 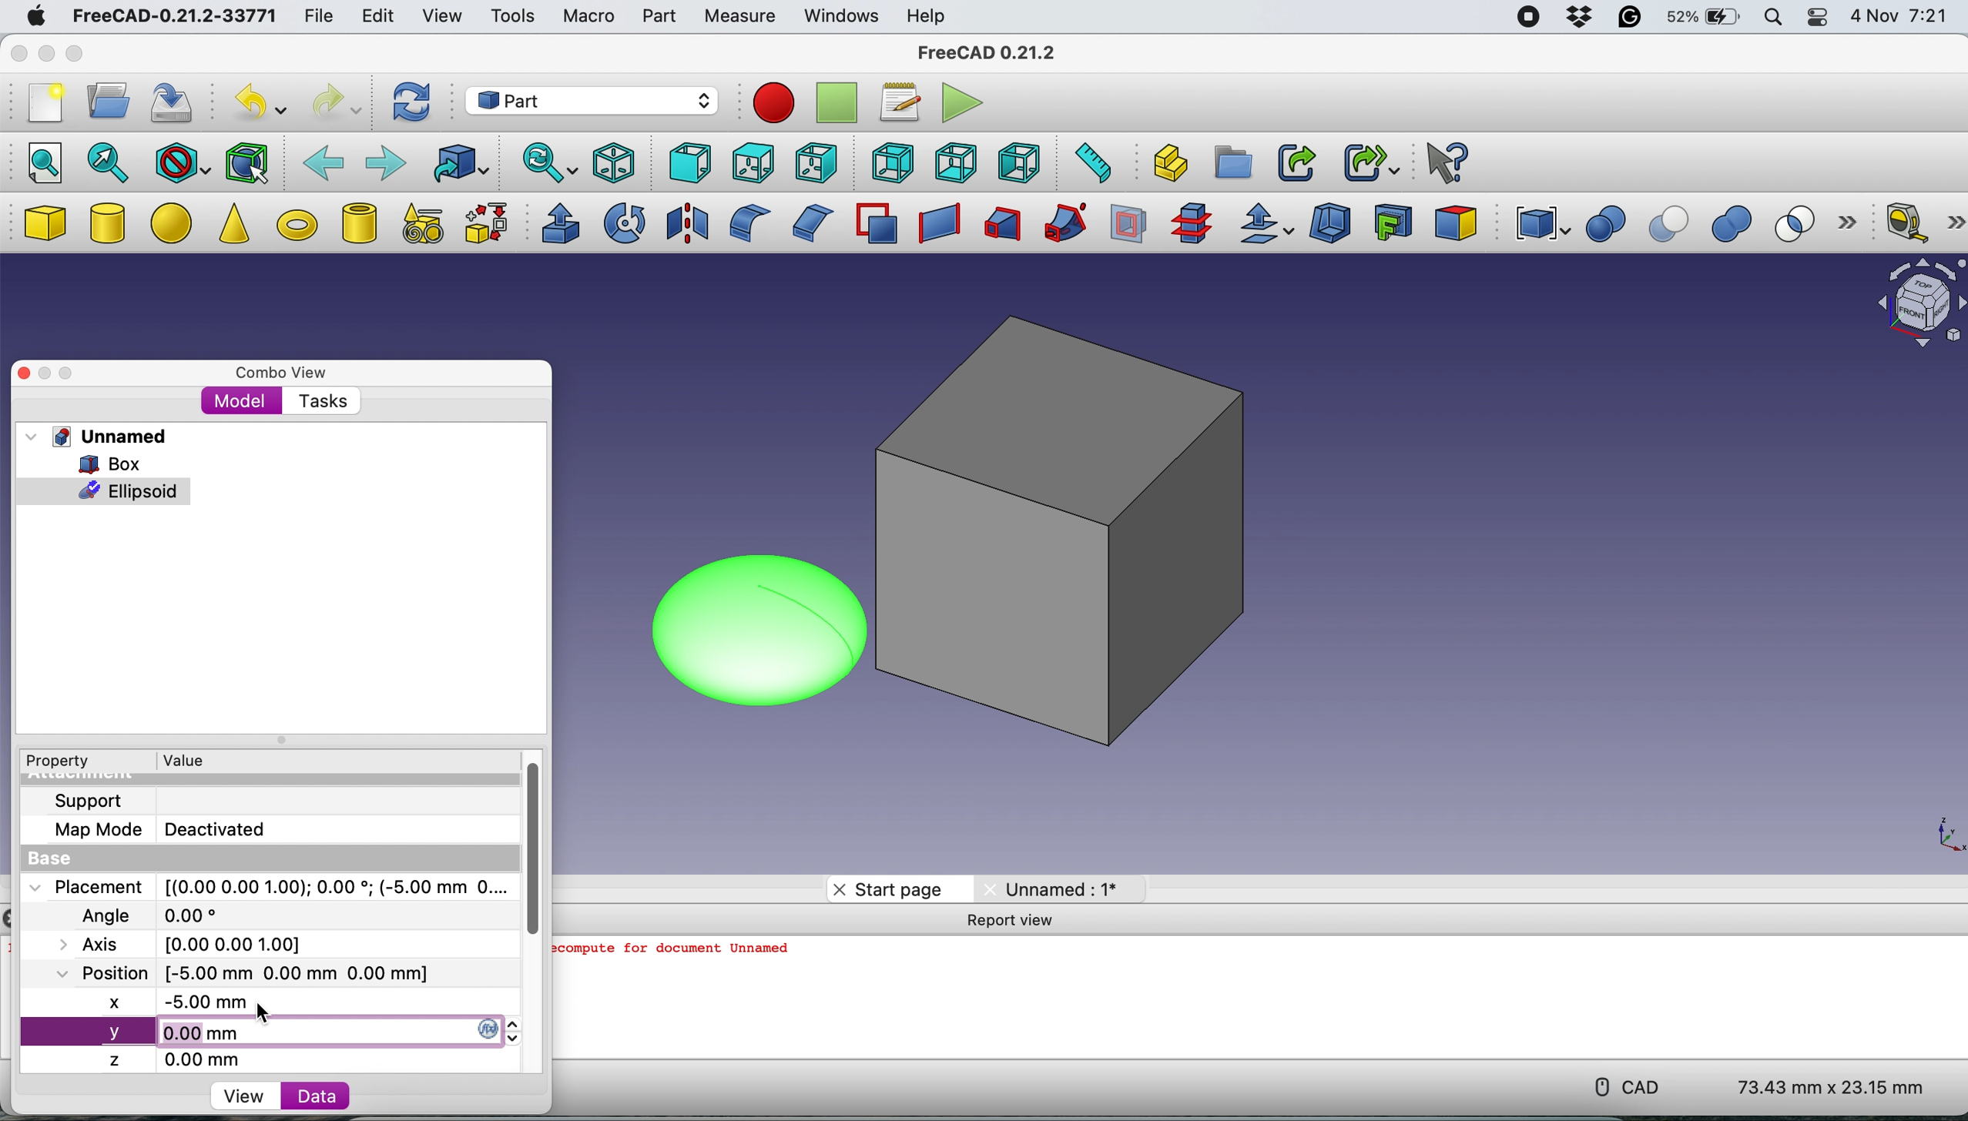 What do you see at coordinates (1457, 222) in the screenshot?
I see `color per face` at bounding box center [1457, 222].